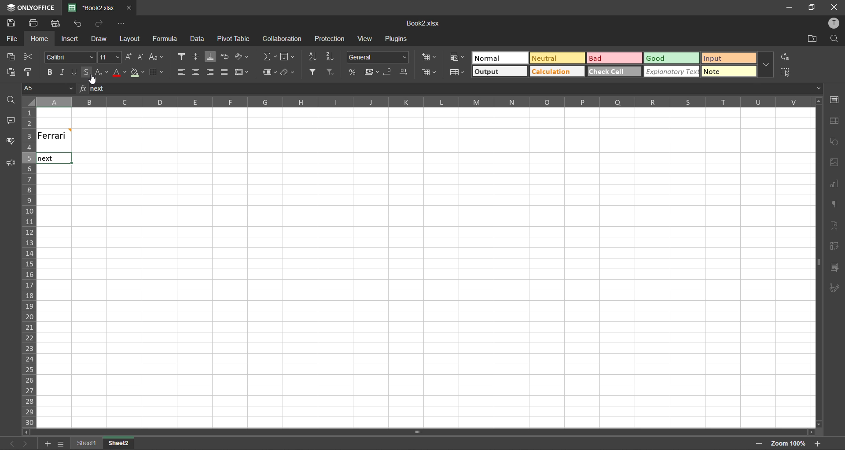  Describe the element at coordinates (87, 72) in the screenshot. I see `strikethrough` at that location.